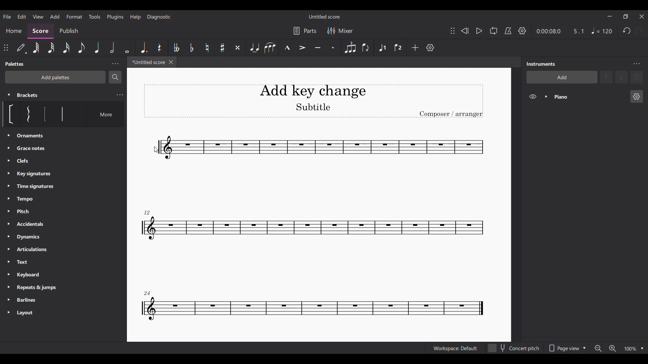 The width and height of the screenshot is (648, 364). What do you see at coordinates (637, 64) in the screenshot?
I see `Instruments settings` at bounding box center [637, 64].